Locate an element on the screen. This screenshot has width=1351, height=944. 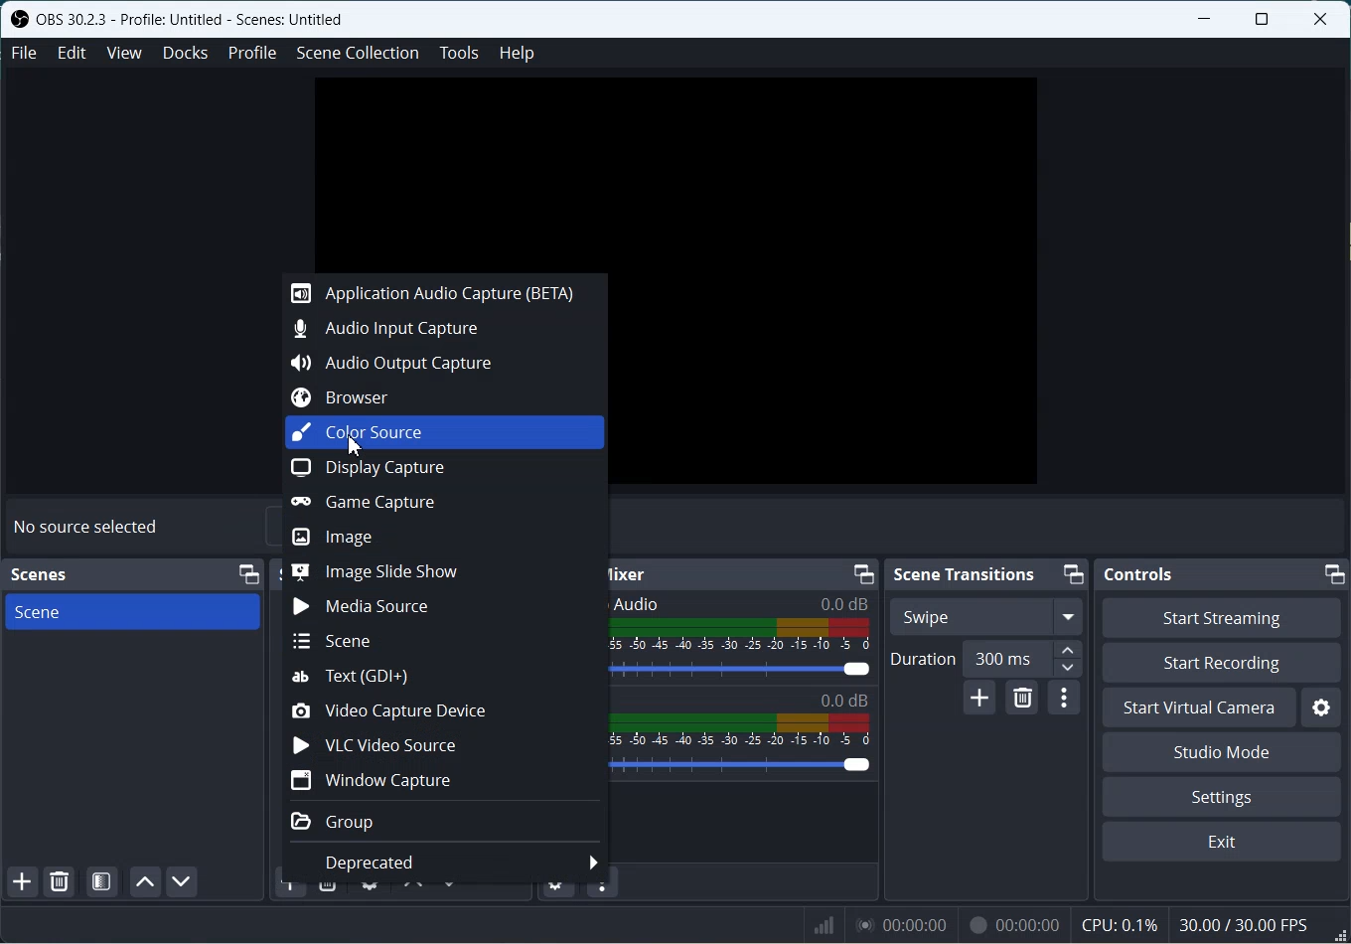
Scene is located at coordinates (444, 641).